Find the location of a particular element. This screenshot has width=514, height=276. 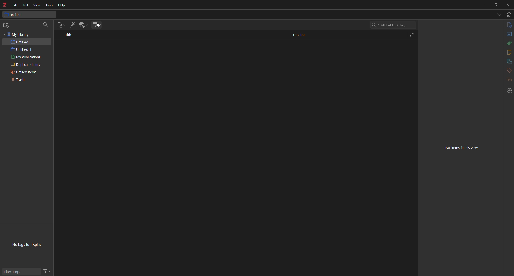

new item is located at coordinates (61, 25).